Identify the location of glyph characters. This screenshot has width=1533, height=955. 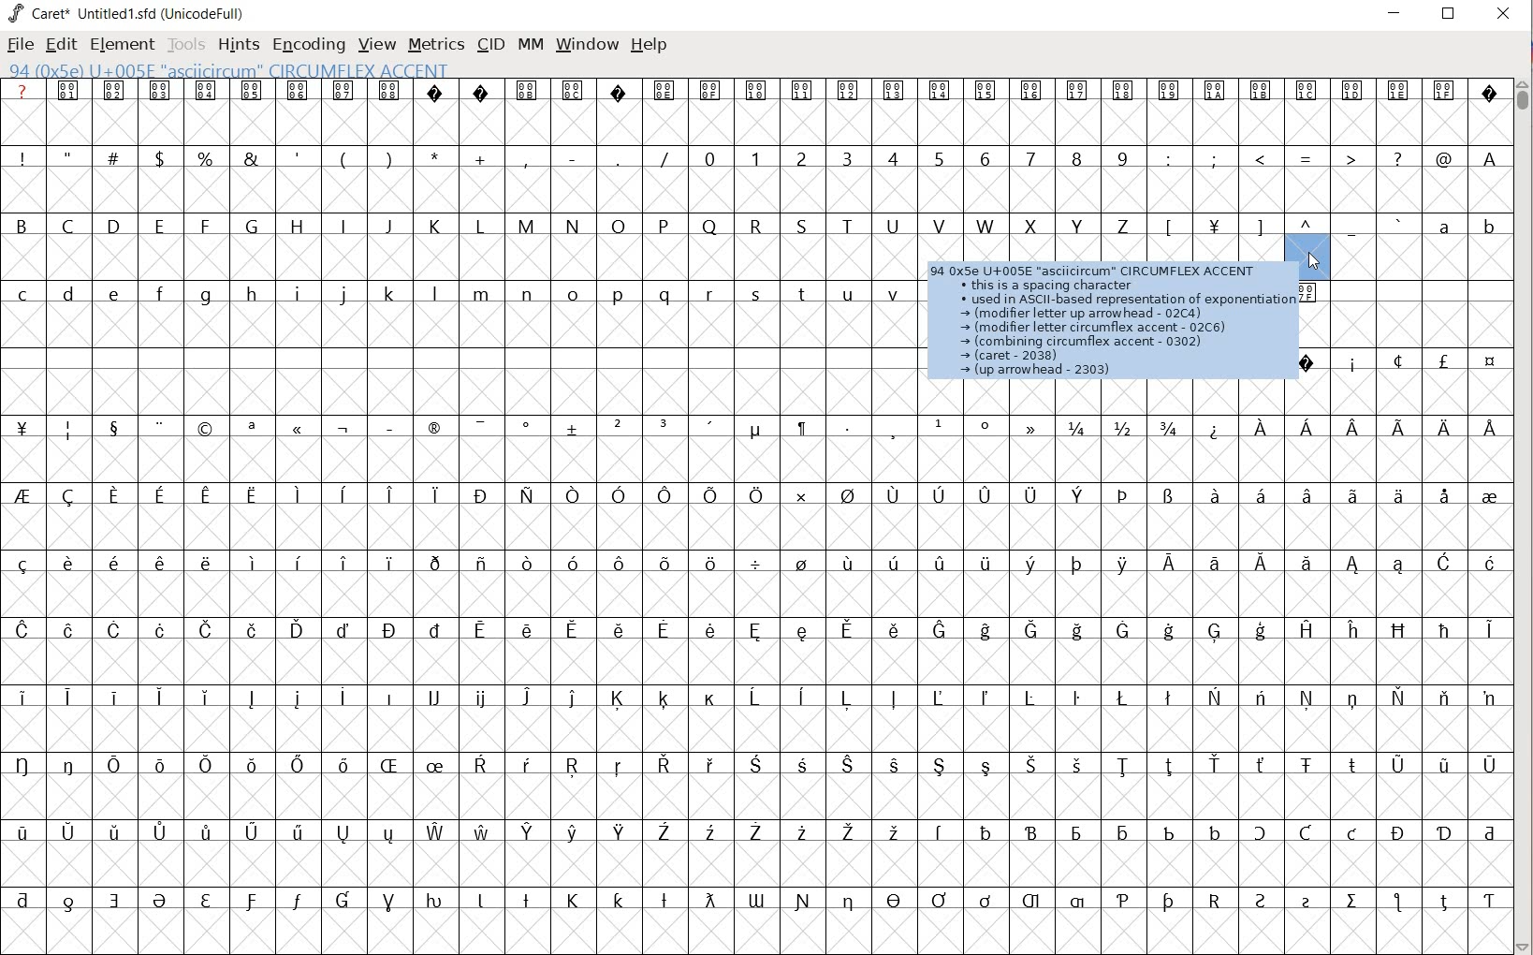
(1217, 484).